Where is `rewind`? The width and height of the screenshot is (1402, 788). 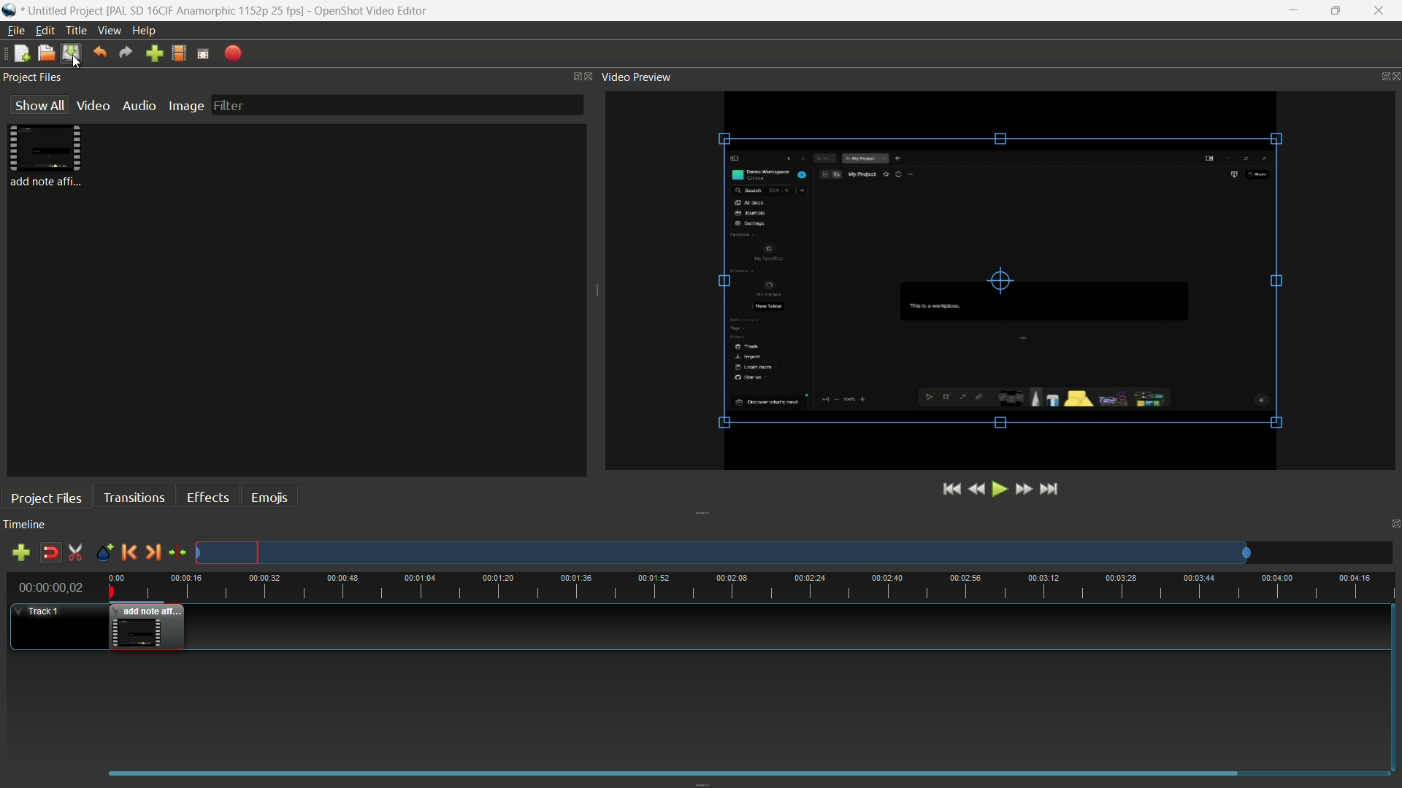
rewind is located at coordinates (978, 489).